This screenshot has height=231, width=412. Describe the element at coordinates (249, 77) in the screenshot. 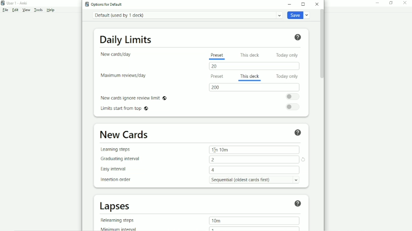

I see `This deck` at that location.